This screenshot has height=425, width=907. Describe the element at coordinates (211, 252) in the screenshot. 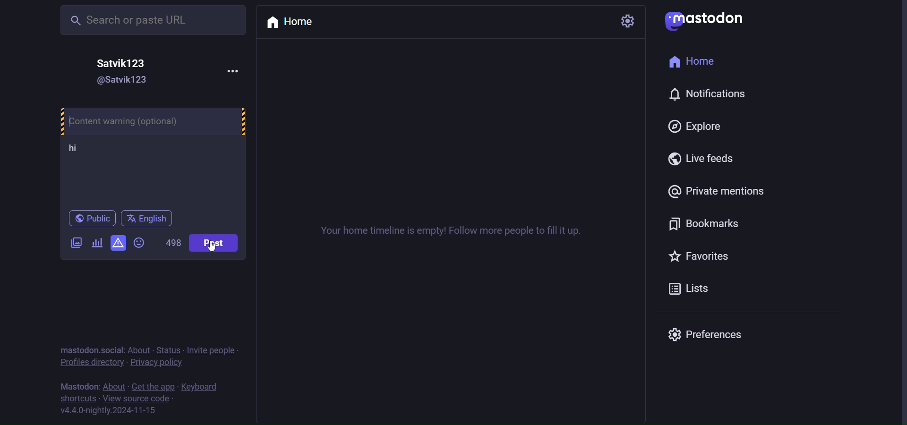

I see `cursor` at that location.